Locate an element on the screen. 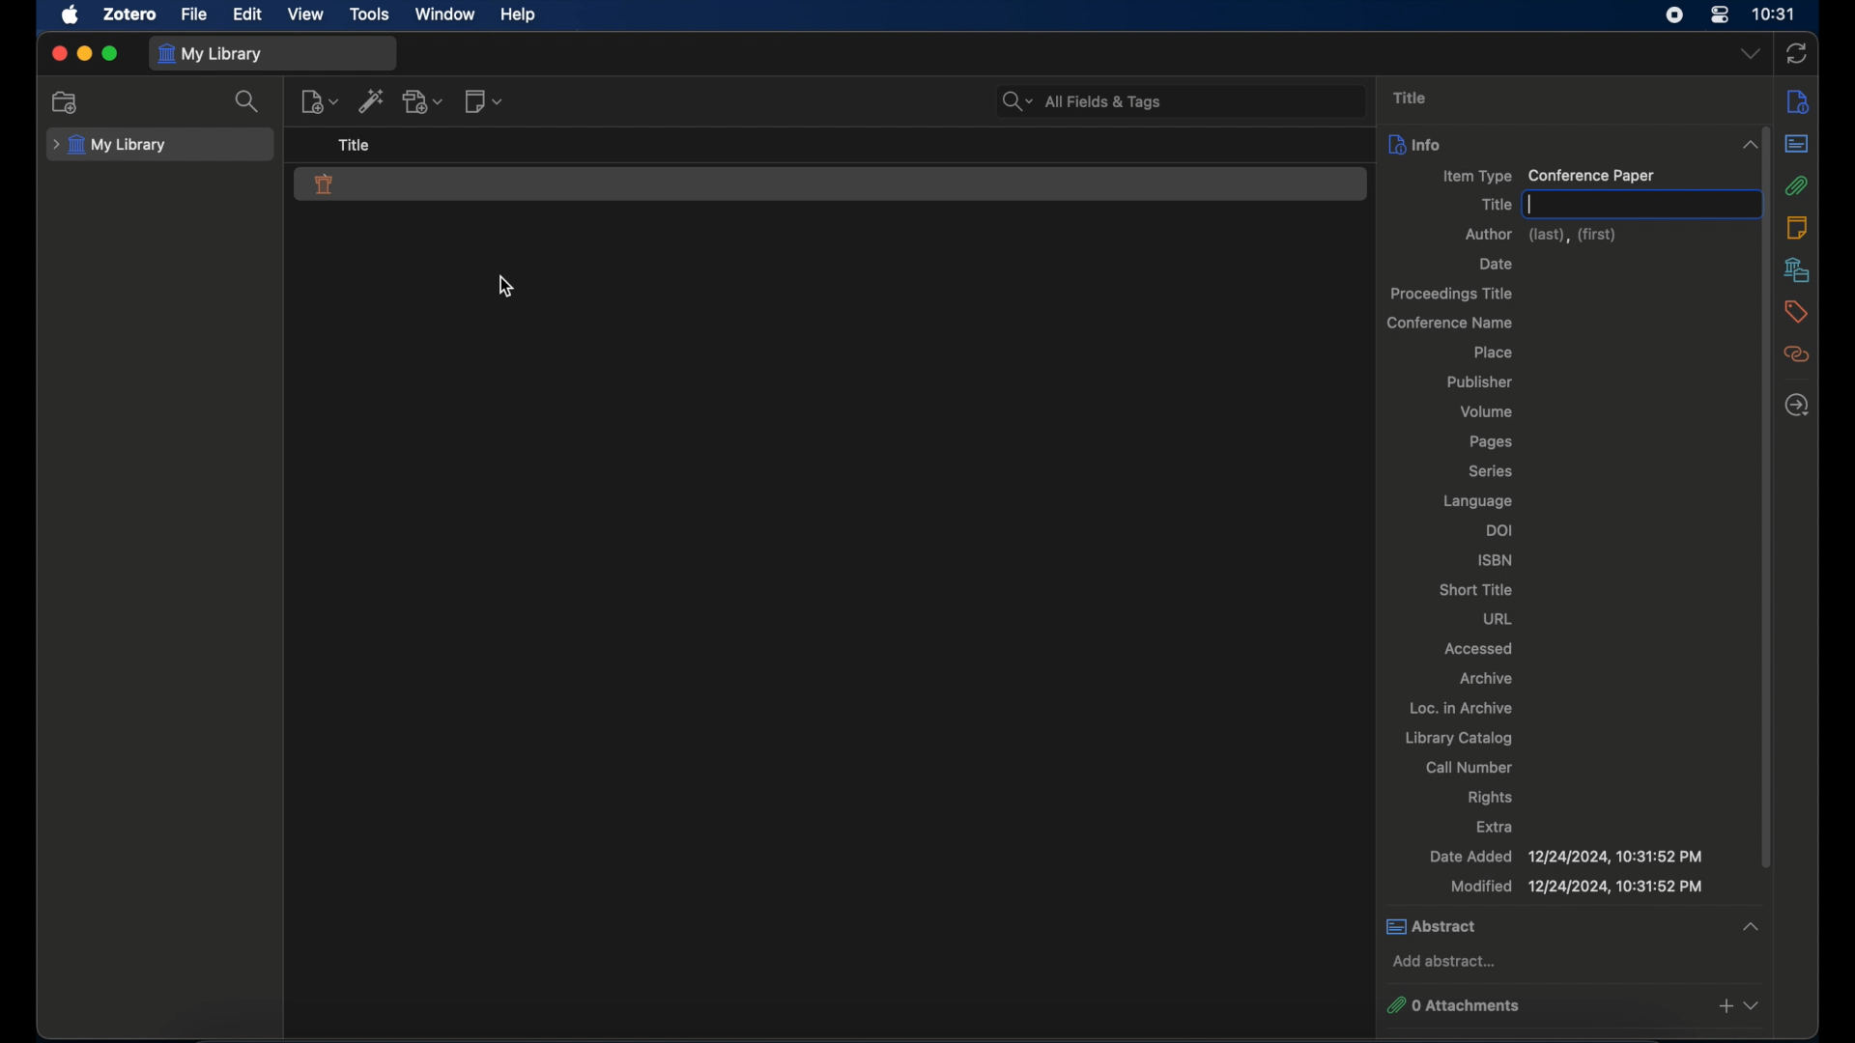 Image resolution: width=1855 pixels, height=1043 pixels. new item is located at coordinates (320, 100).